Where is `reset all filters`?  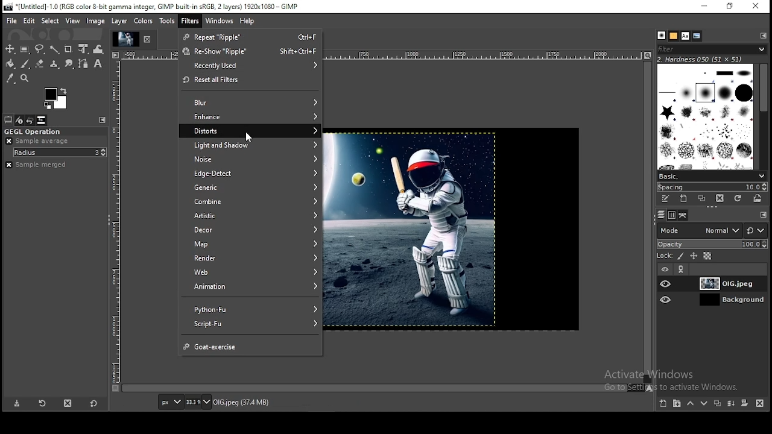
reset all filters is located at coordinates (252, 82).